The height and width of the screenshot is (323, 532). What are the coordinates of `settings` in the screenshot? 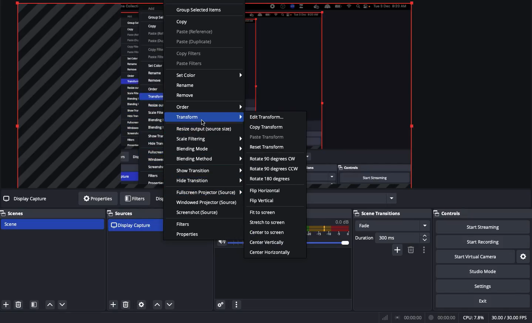 It's located at (142, 304).